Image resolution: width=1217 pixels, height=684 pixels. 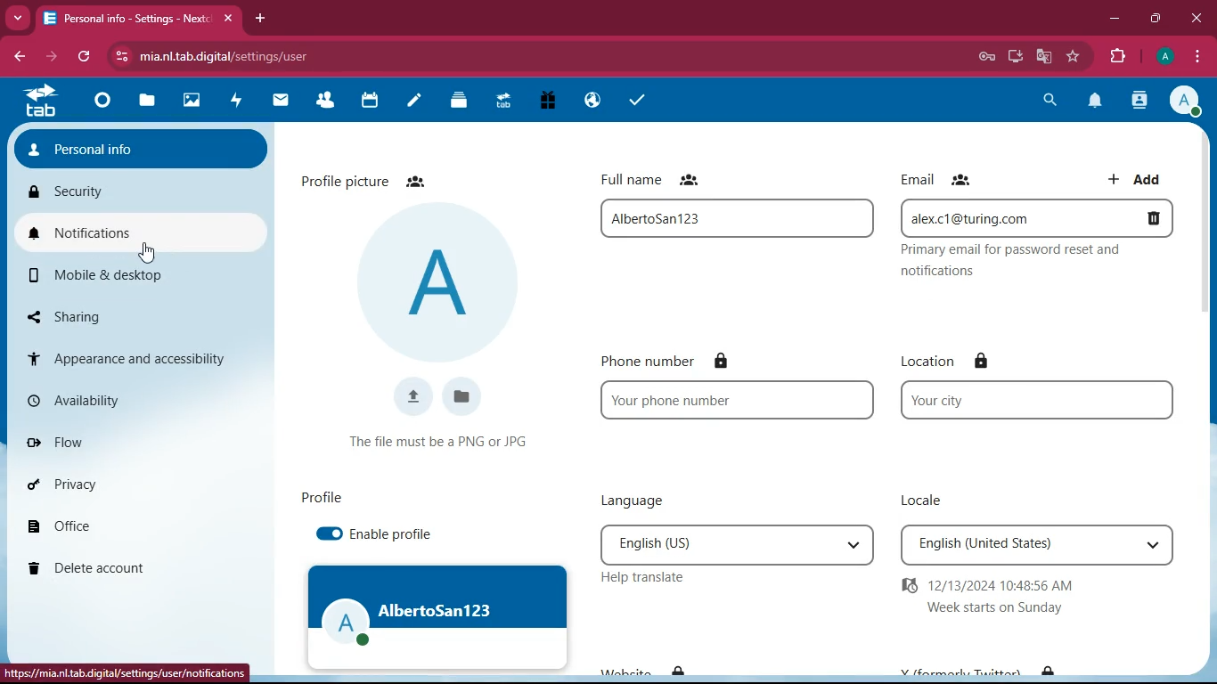 What do you see at coordinates (633, 499) in the screenshot?
I see `language` at bounding box center [633, 499].